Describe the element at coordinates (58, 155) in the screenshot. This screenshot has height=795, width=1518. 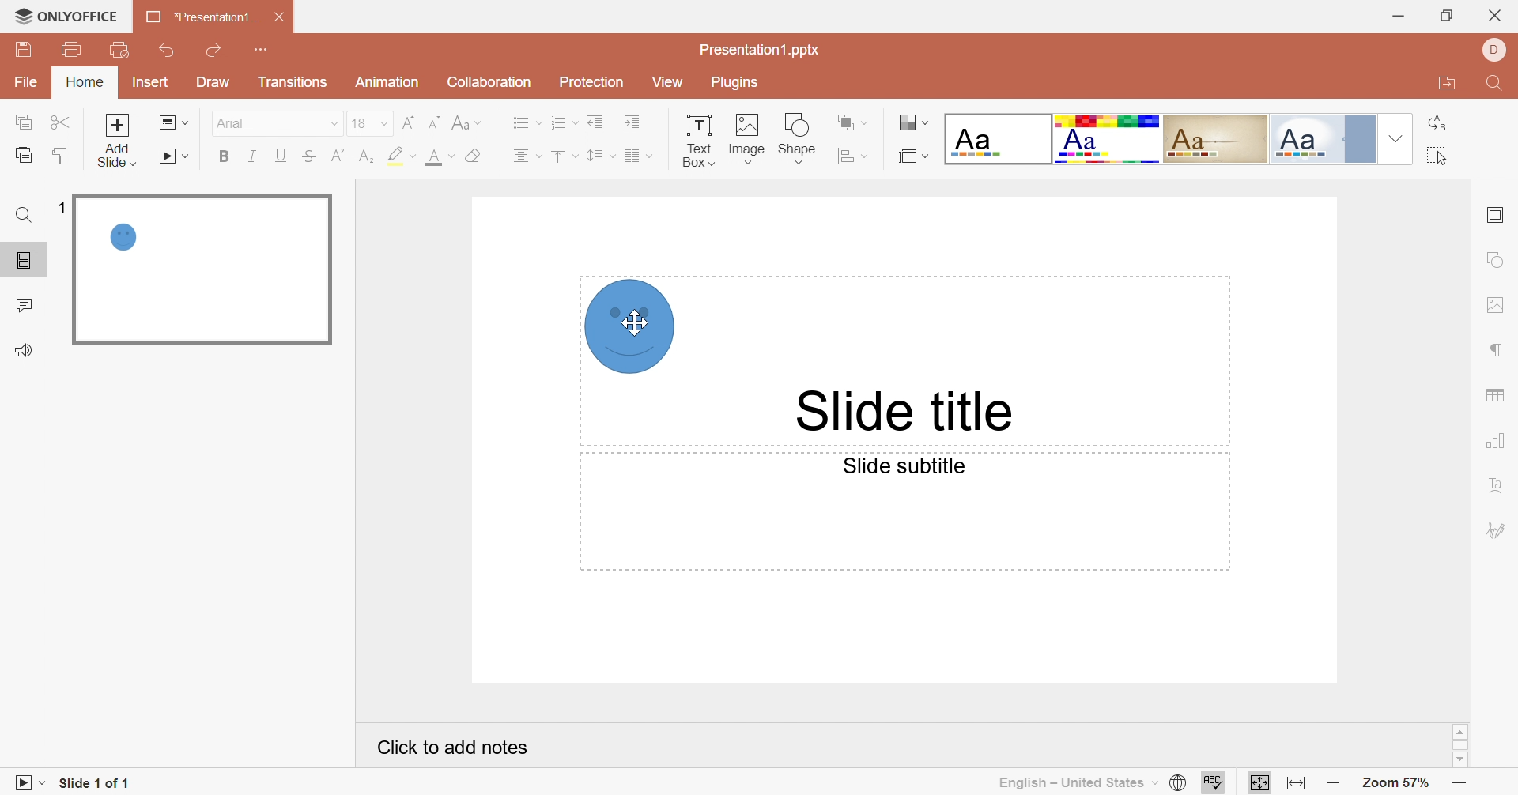
I see `Copy style` at that location.